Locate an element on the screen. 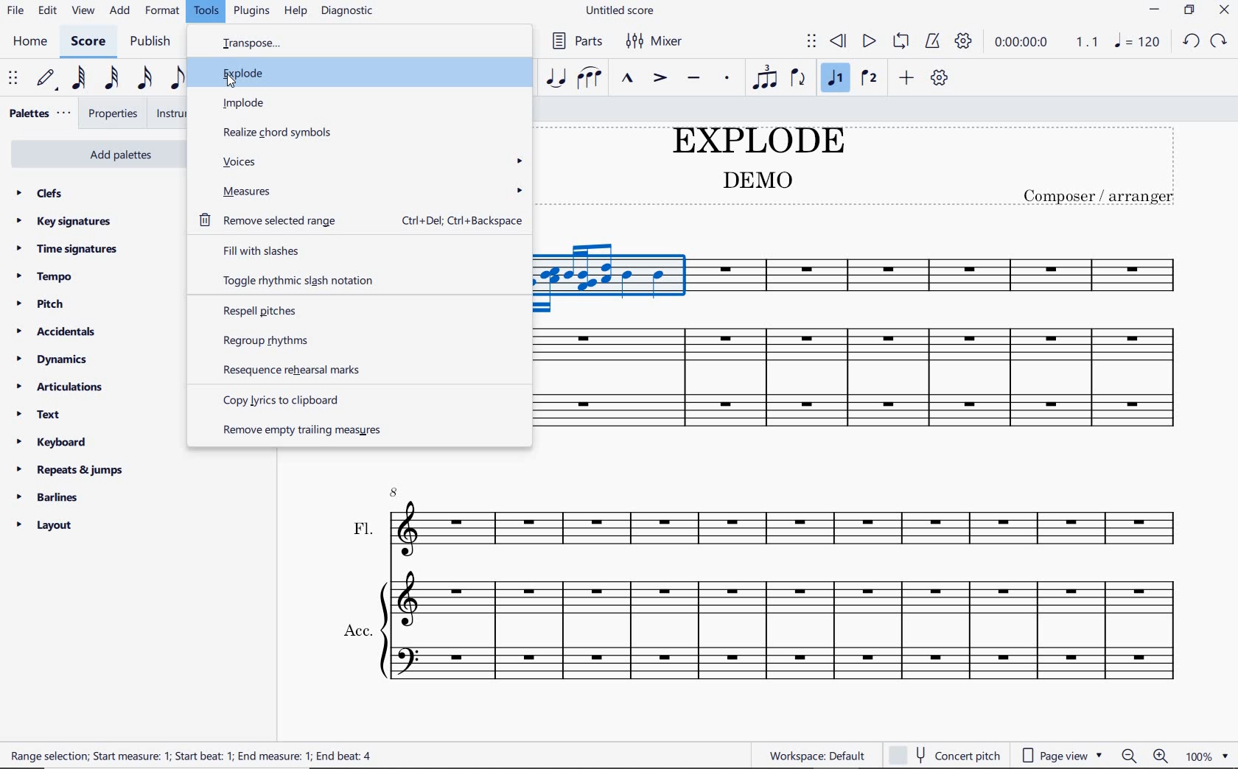 This screenshot has height=769, width=1238. 16th note is located at coordinates (147, 80).